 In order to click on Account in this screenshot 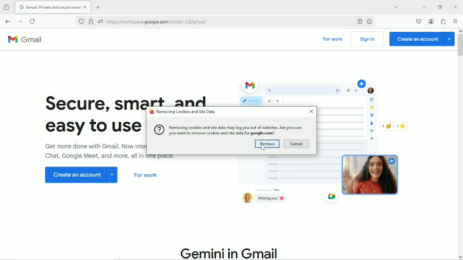, I will do `click(432, 21)`.